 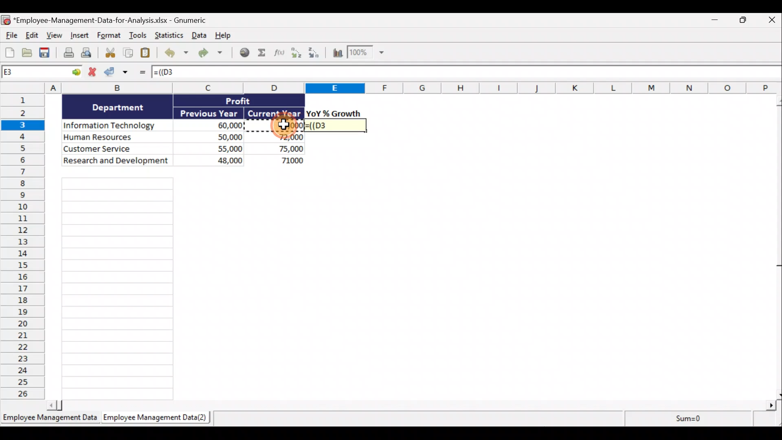 What do you see at coordinates (141, 74) in the screenshot?
I see `Enter formula` at bounding box center [141, 74].